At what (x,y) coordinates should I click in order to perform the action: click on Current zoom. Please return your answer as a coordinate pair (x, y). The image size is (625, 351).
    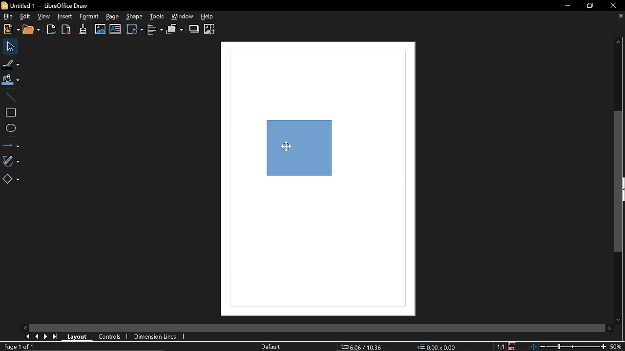
    Looking at the image, I should click on (569, 347).